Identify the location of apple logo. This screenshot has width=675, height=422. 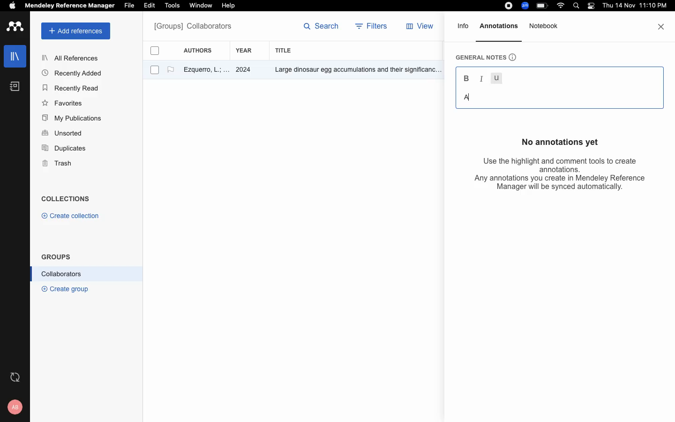
(13, 7).